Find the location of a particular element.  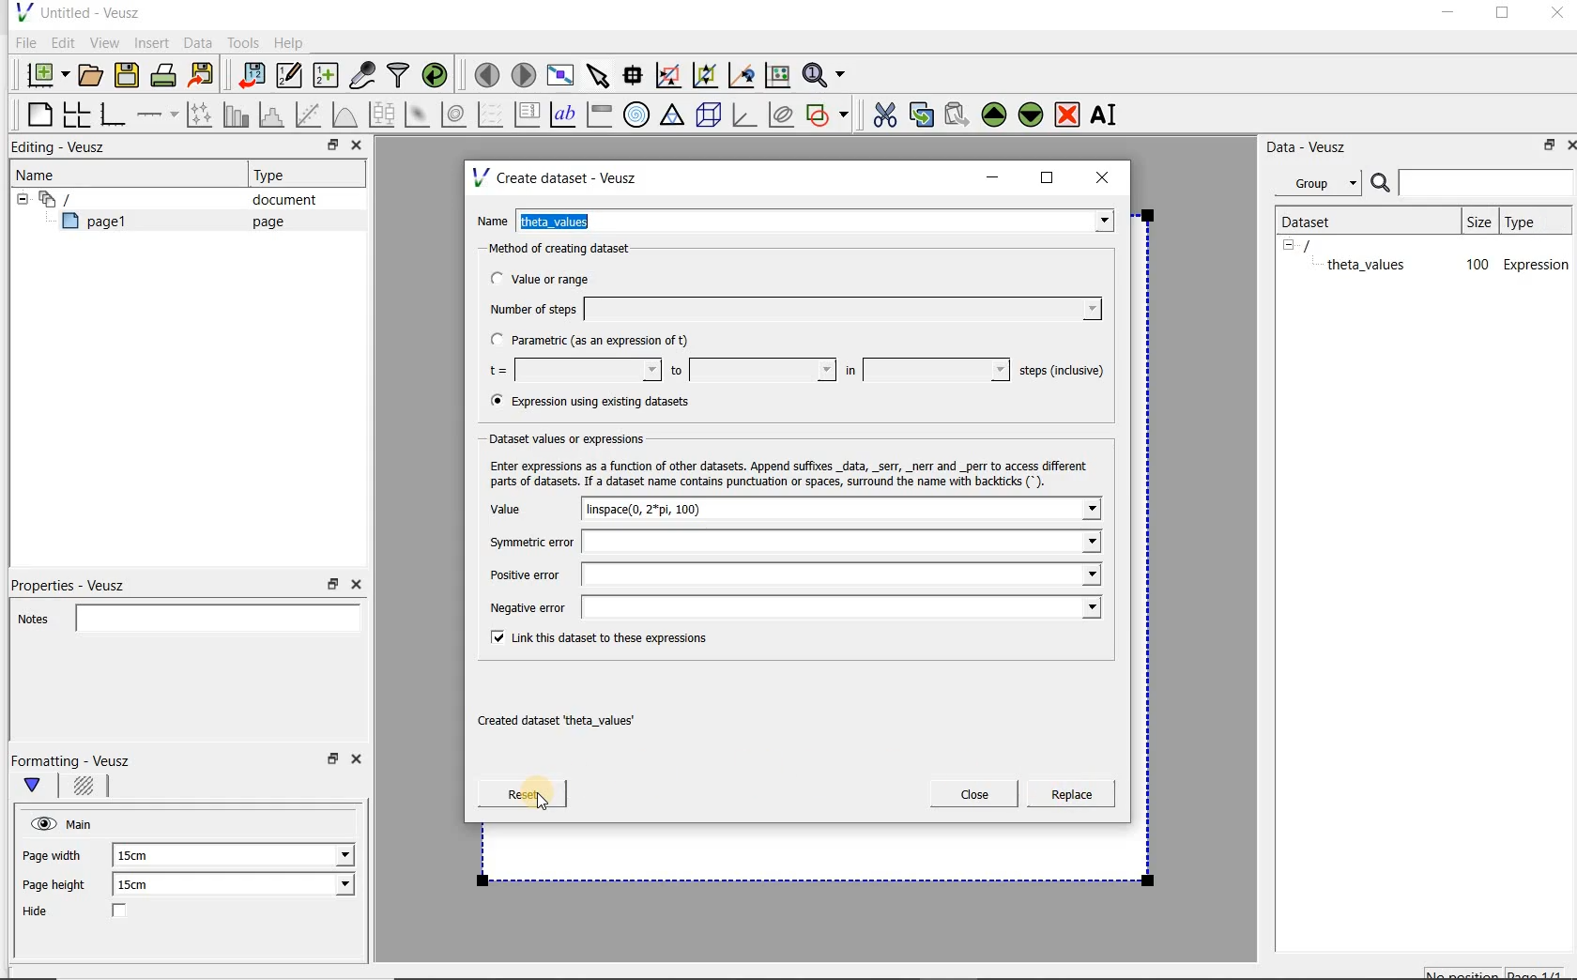

size is located at coordinates (1478, 222).